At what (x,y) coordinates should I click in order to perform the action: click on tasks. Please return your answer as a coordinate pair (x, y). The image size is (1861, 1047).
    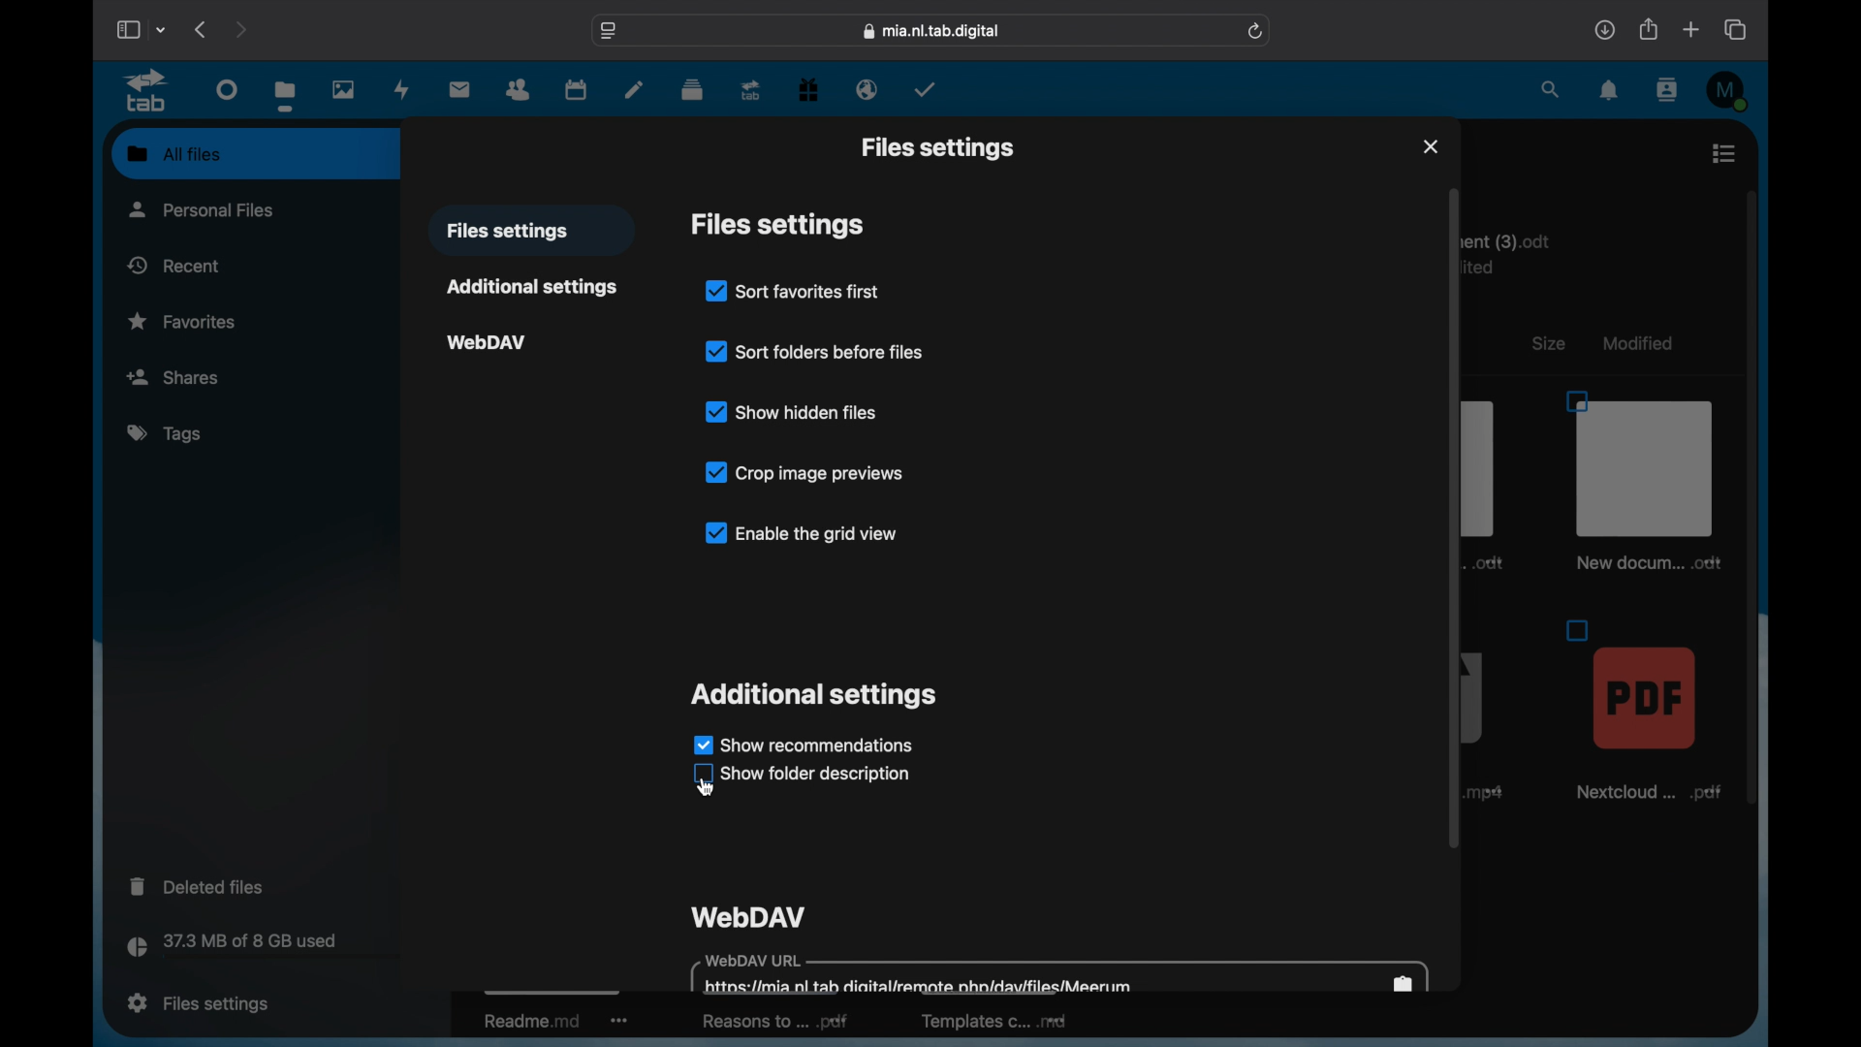
    Looking at the image, I should click on (925, 89).